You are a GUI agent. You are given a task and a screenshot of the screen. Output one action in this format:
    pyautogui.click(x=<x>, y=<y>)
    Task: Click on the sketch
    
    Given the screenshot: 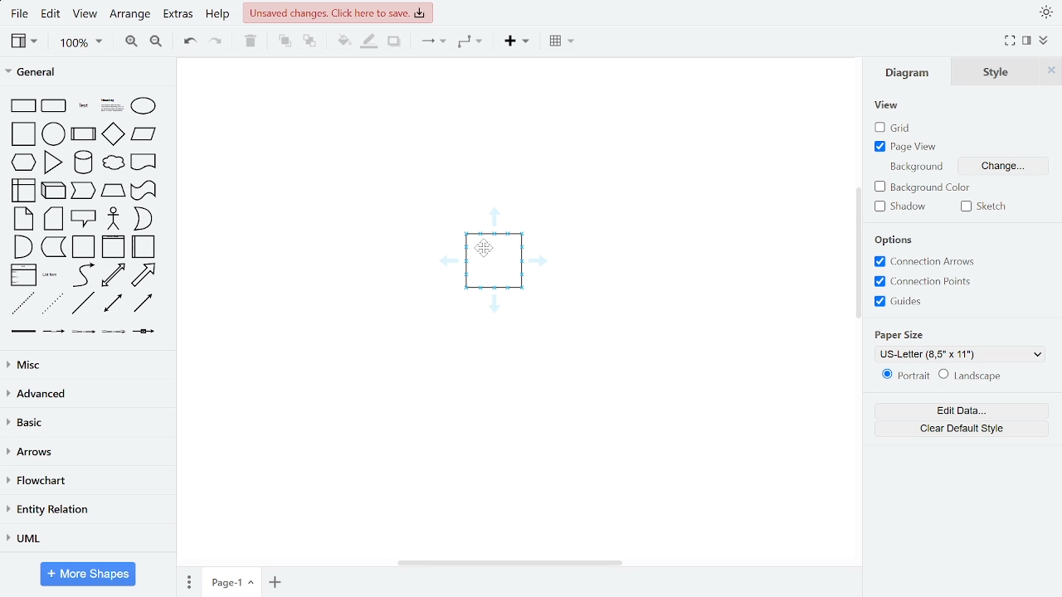 What is the action you would take?
    pyautogui.click(x=984, y=208)
    